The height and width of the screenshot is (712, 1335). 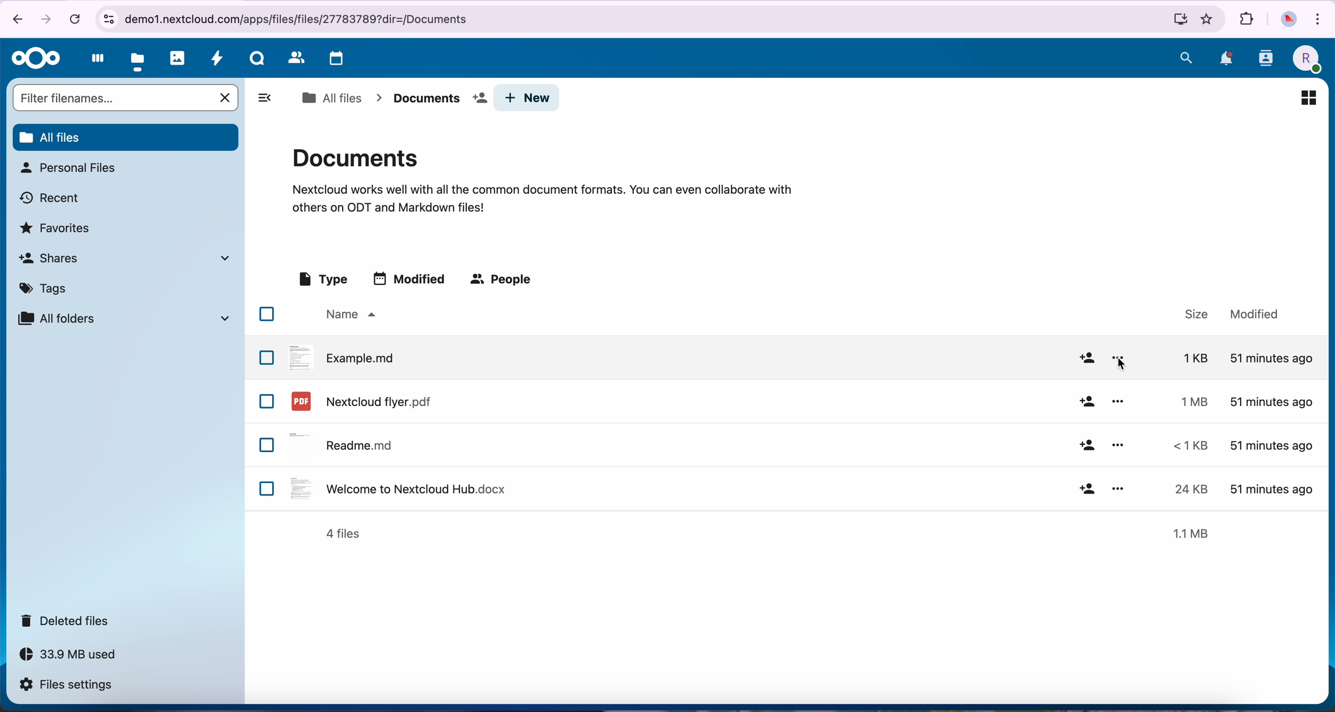 What do you see at coordinates (268, 488) in the screenshot?
I see `checkbox` at bounding box center [268, 488].